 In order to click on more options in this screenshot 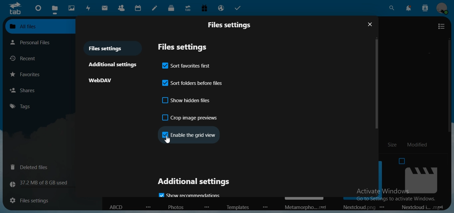, I will do `click(266, 207)`.